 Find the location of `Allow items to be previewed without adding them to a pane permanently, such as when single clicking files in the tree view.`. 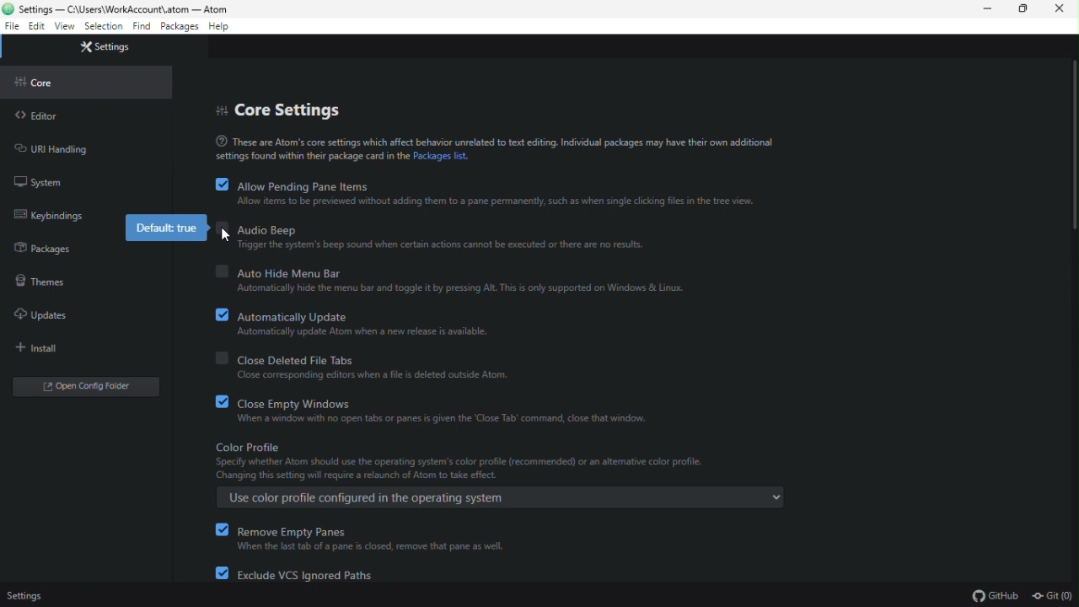

Allow items to be previewed without adding them to a pane permanently, such as when single clicking files in the tree view. is located at coordinates (486, 203).